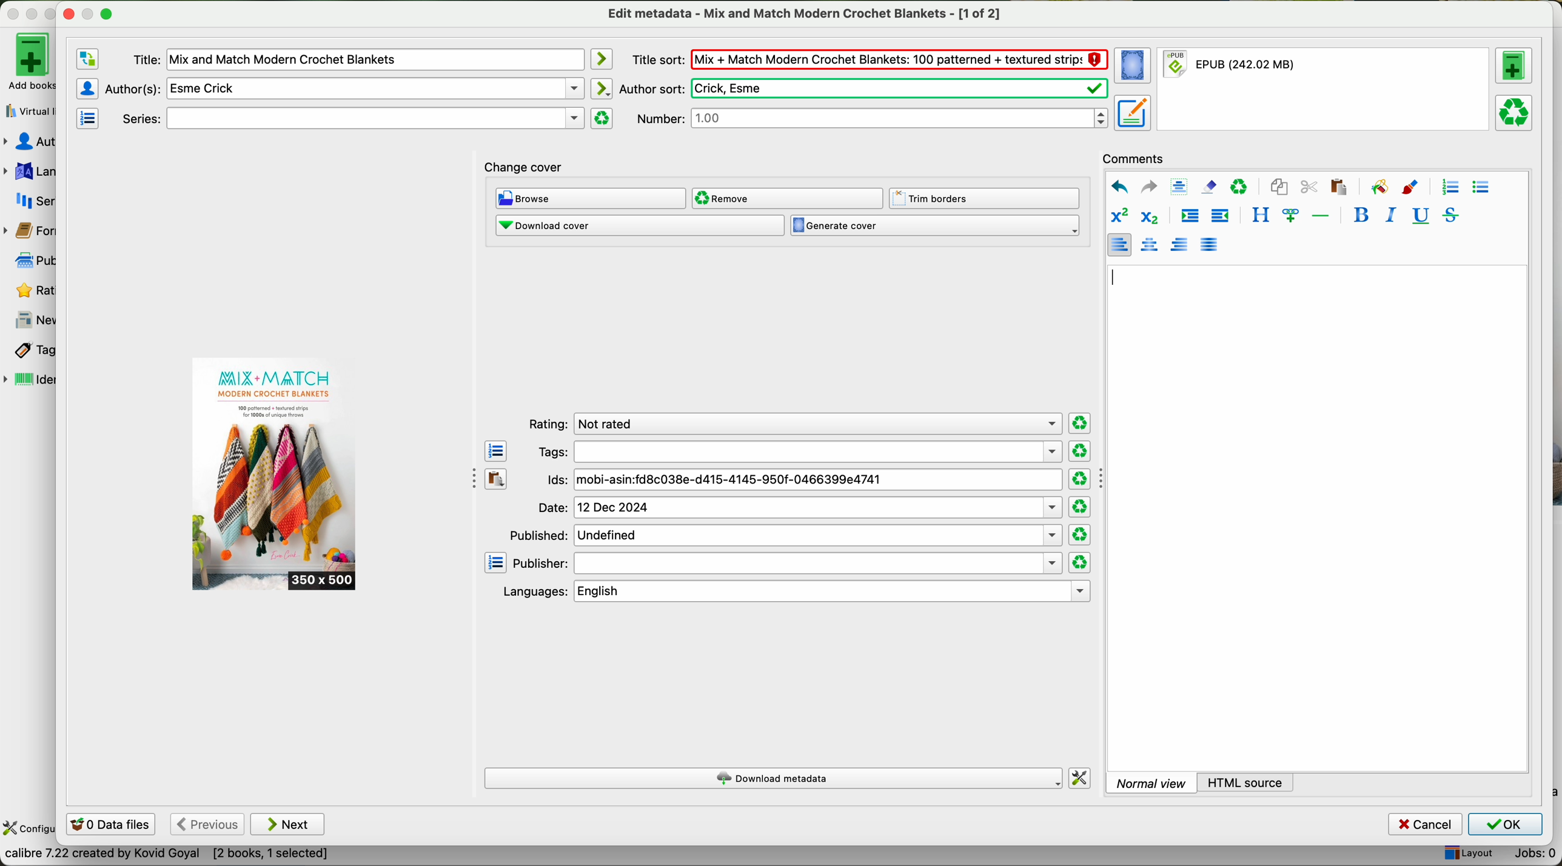 The width and height of the screenshot is (1562, 866). Describe the element at coordinates (1151, 245) in the screenshot. I see `align center` at that location.